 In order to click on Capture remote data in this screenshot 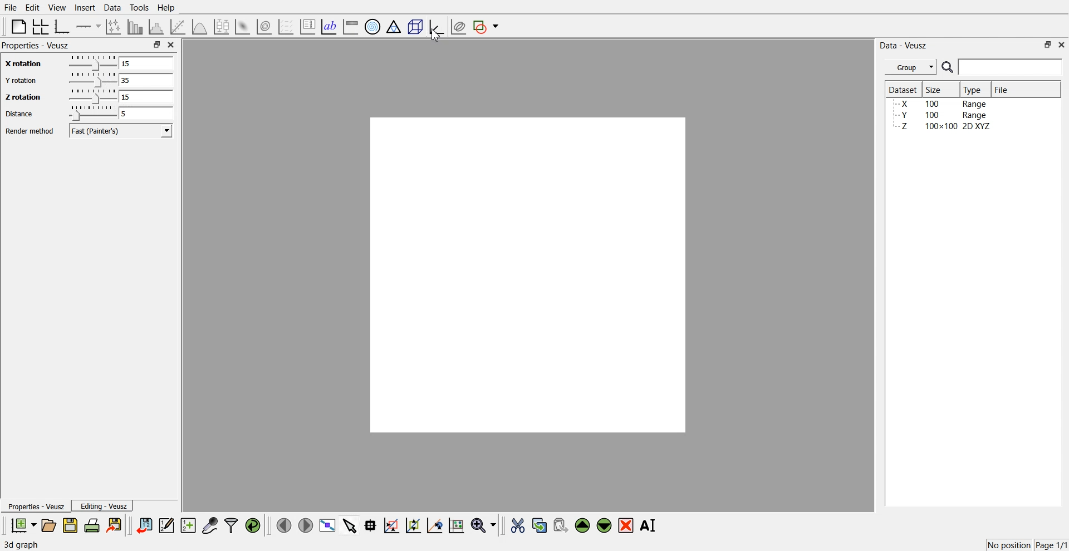, I will do `click(210, 525)`.